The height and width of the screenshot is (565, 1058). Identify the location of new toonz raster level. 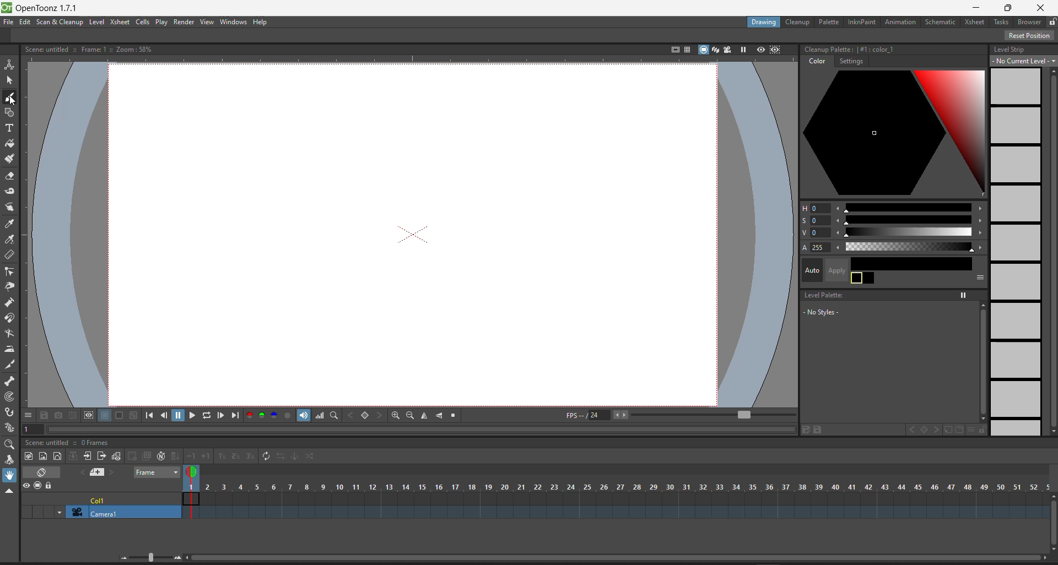
(28, 457).